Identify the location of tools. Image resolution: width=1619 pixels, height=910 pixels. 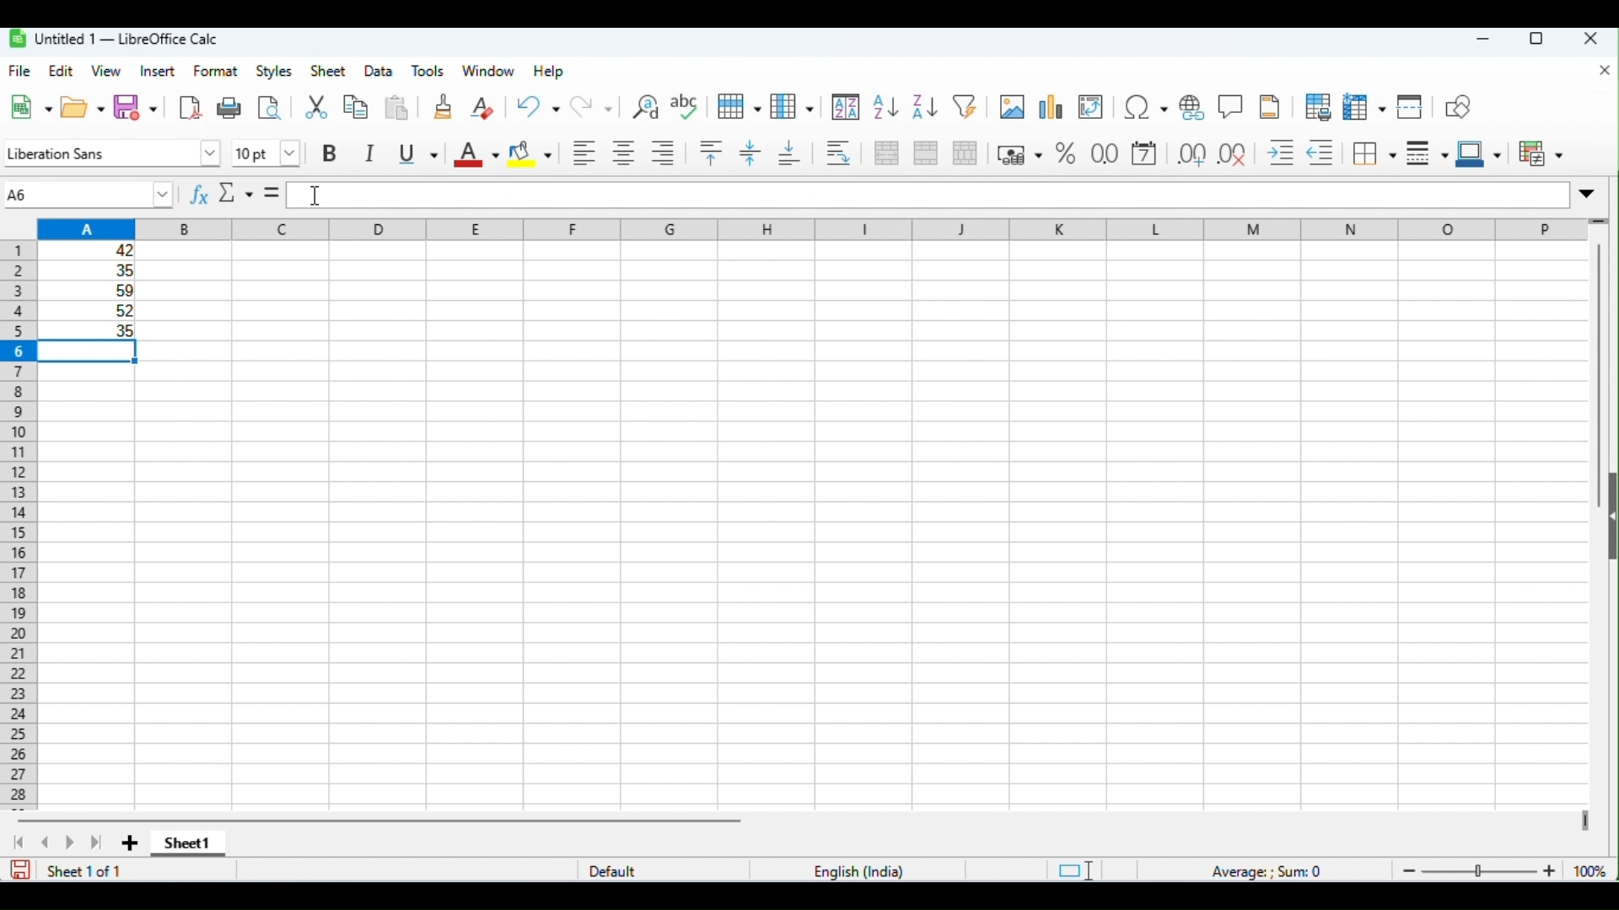
(429, 72).